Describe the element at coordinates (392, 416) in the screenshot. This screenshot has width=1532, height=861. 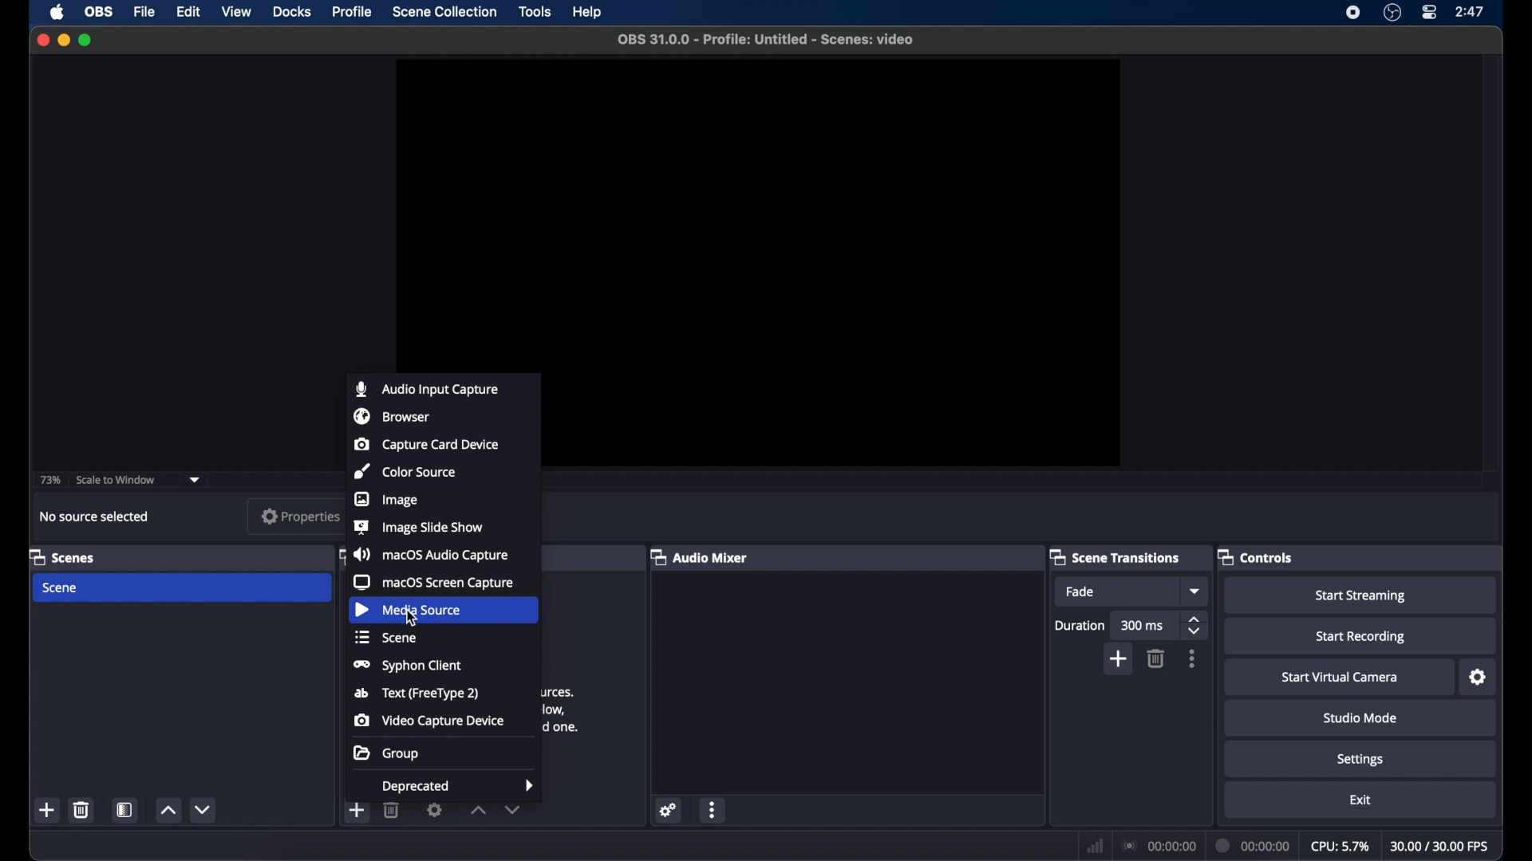
I see `browser` at that location.